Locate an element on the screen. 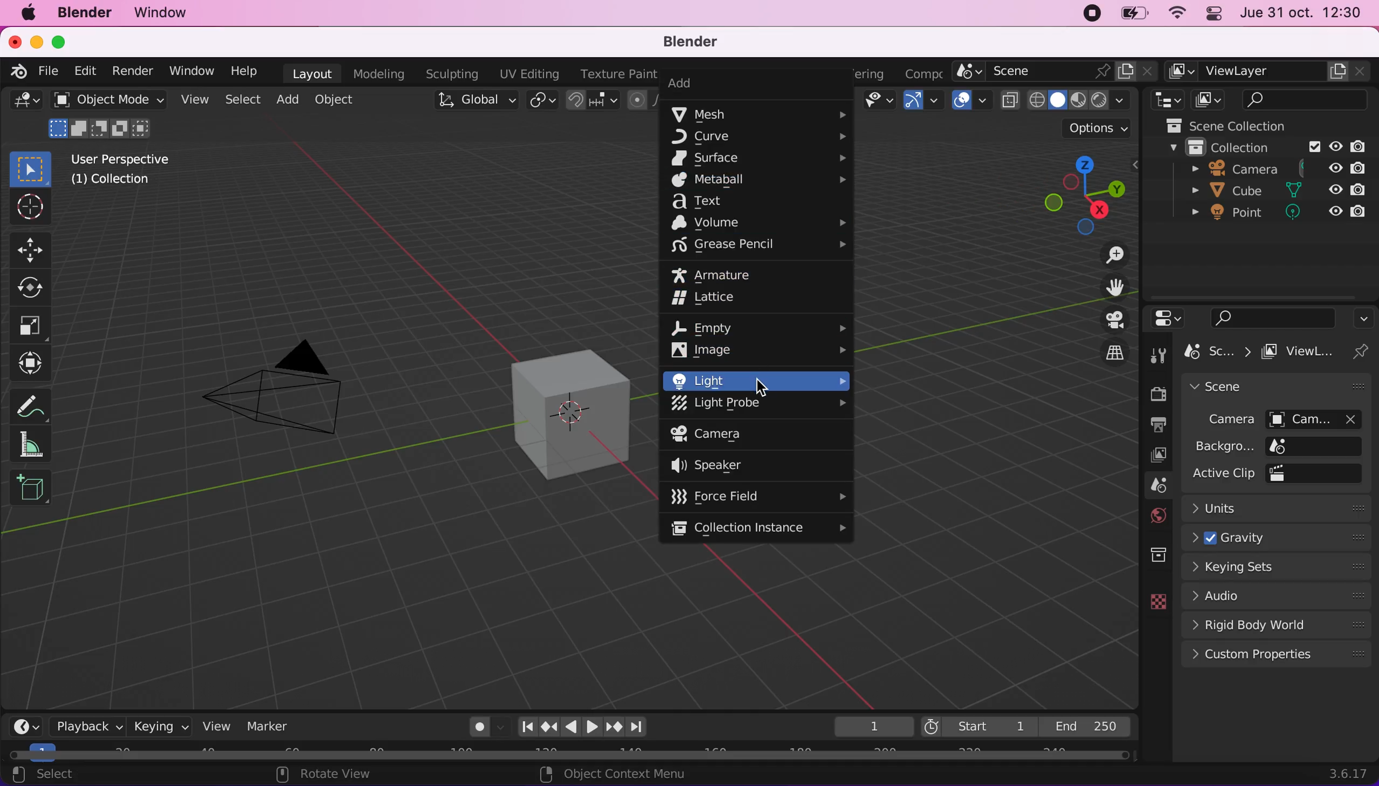  edit is located at coordinates (87, 73).